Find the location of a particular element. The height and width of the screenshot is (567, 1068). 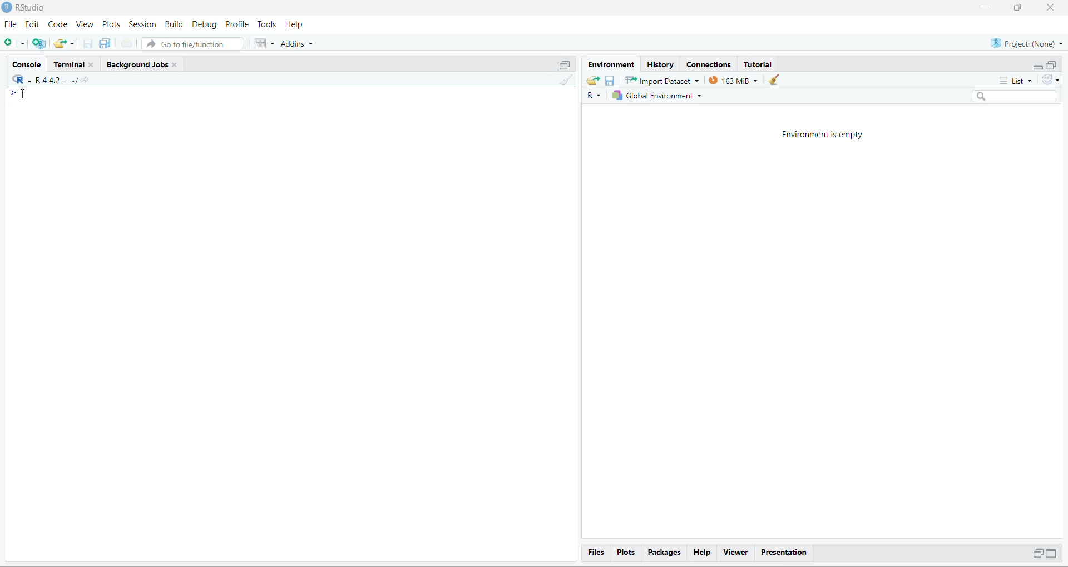

maximize is located at coordinates (565, 64).